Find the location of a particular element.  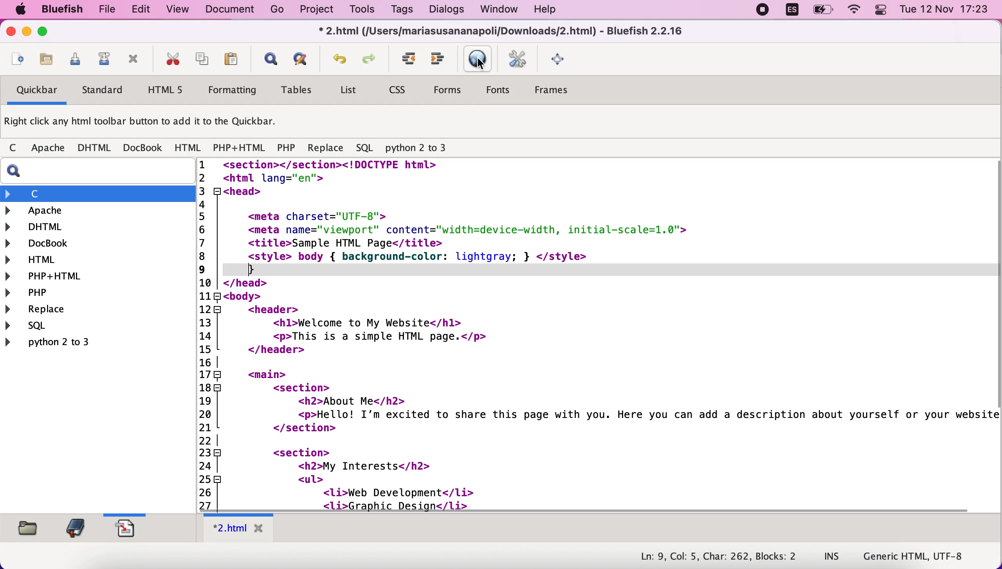

snippets is located at coordinates (125, 528).